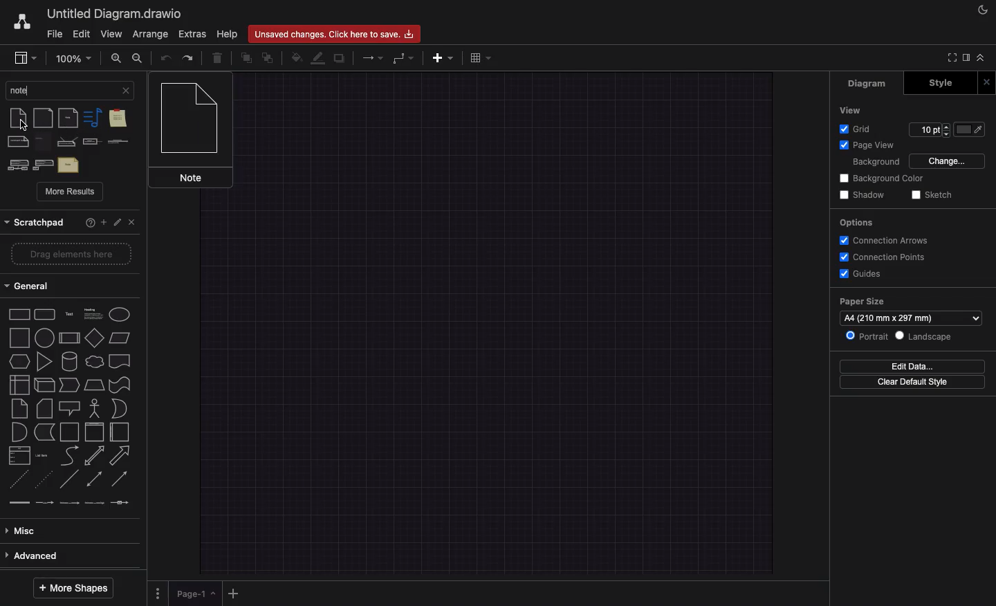  What do you see at coordinates (192, 34) in the screenshot?
I see `Extras` at bounding box center [192, 34].